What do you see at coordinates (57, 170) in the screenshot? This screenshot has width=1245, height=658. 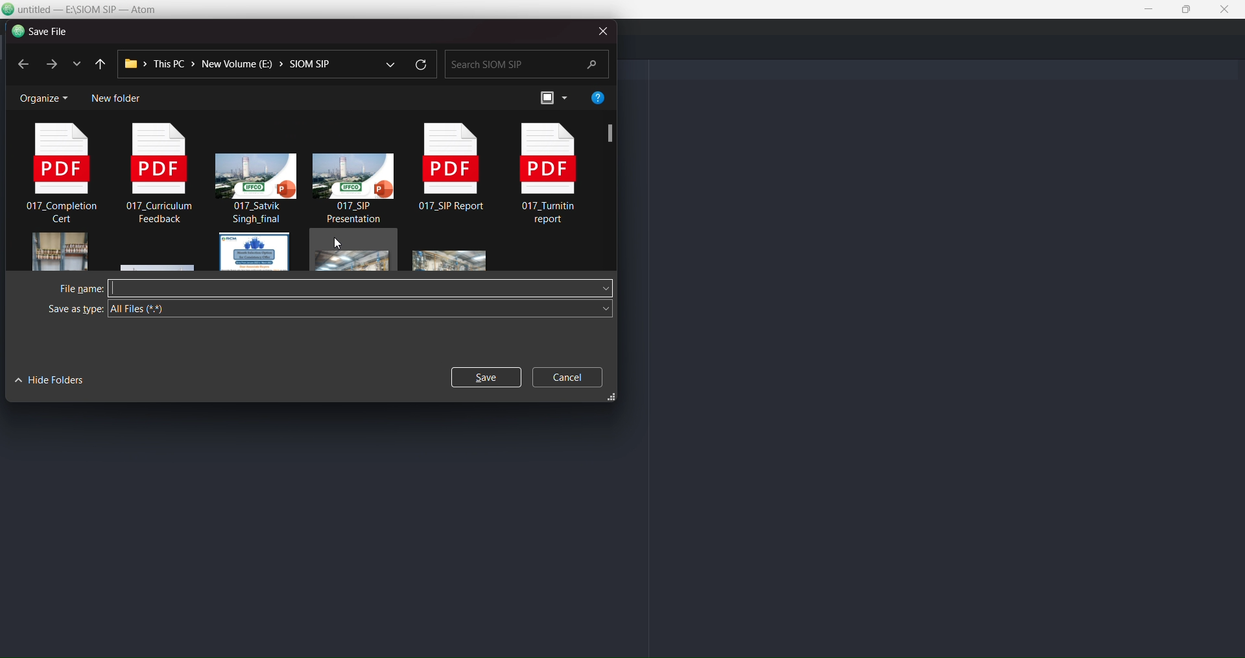 I see `pdf file` at bounding box center [57, 170].